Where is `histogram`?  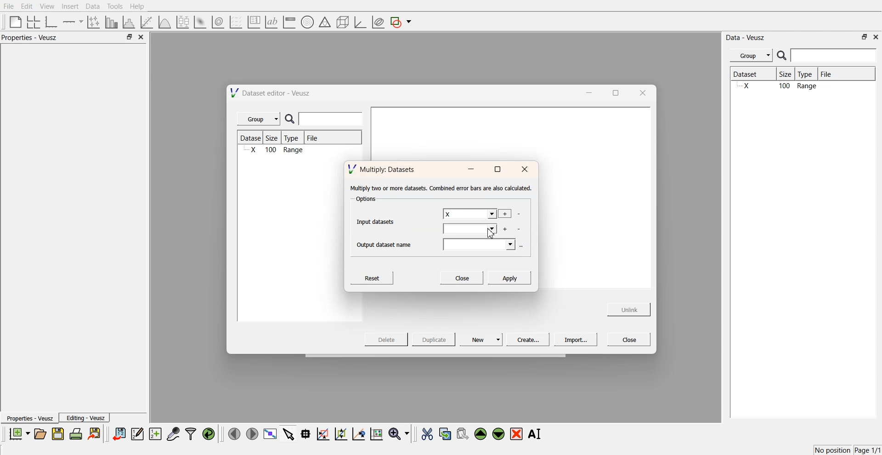 histogram is located at coordinates (130, 22).